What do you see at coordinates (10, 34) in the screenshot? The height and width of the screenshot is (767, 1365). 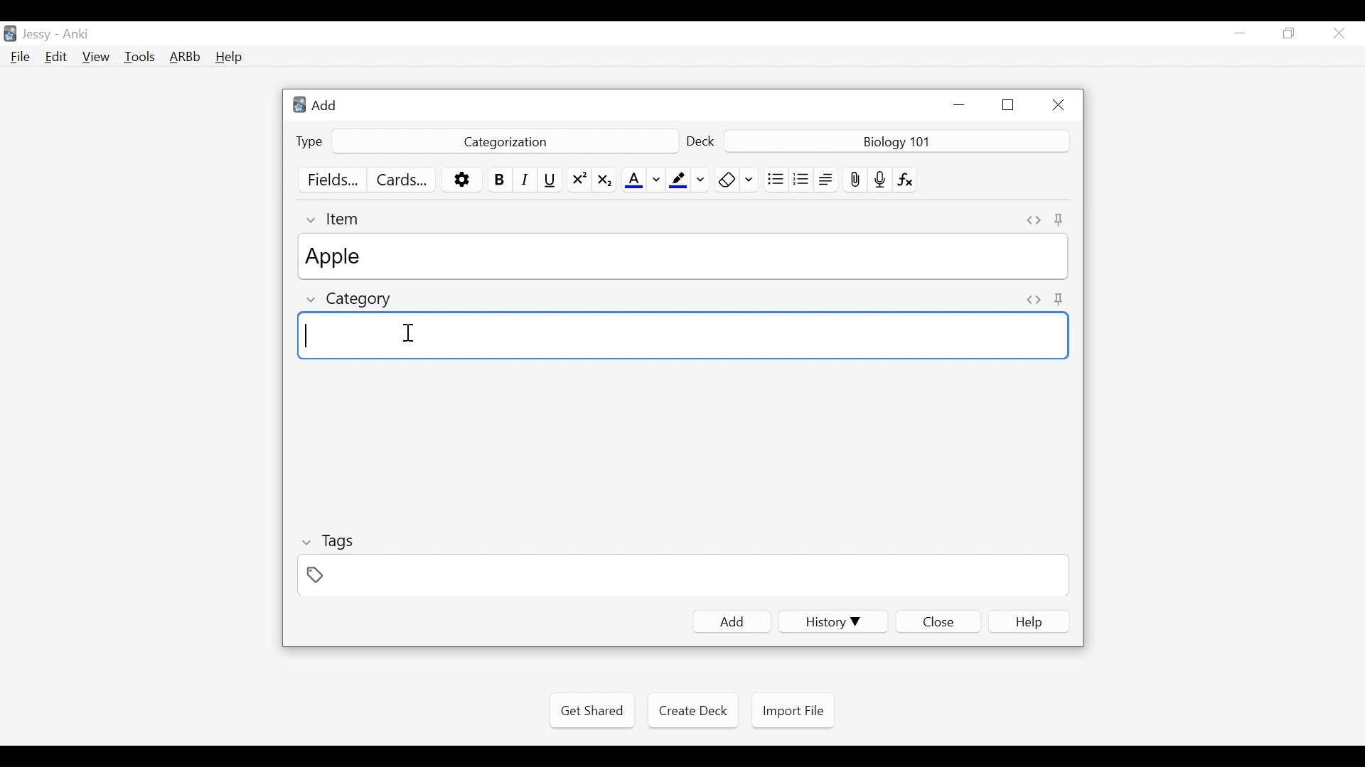 I see `Anki Desktop icon` at bounding box center [10, 34].